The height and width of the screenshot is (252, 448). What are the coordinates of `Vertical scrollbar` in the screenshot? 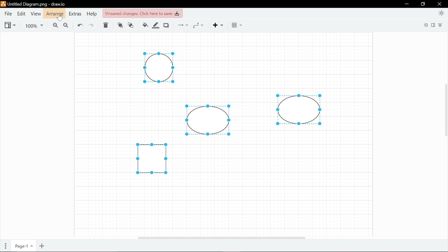 It's located at (445, 112).